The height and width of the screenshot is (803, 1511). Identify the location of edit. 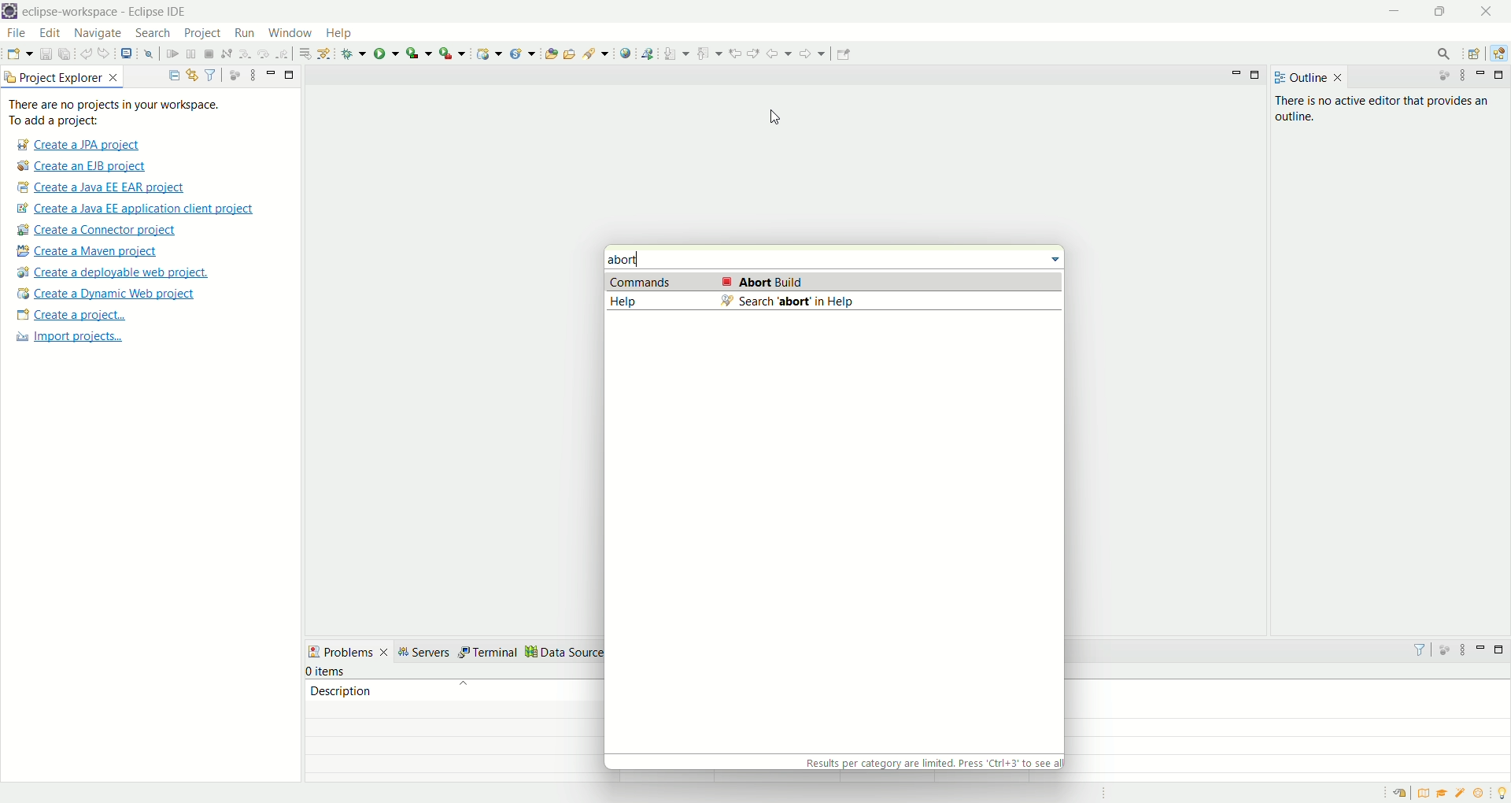
(53, 34).